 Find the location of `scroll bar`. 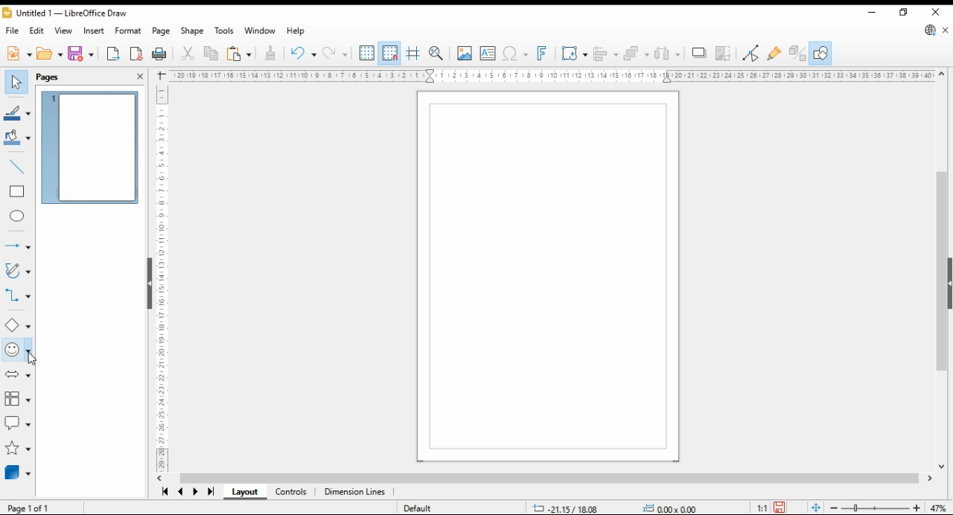

scroll bar is located at coordinates (547, 479).